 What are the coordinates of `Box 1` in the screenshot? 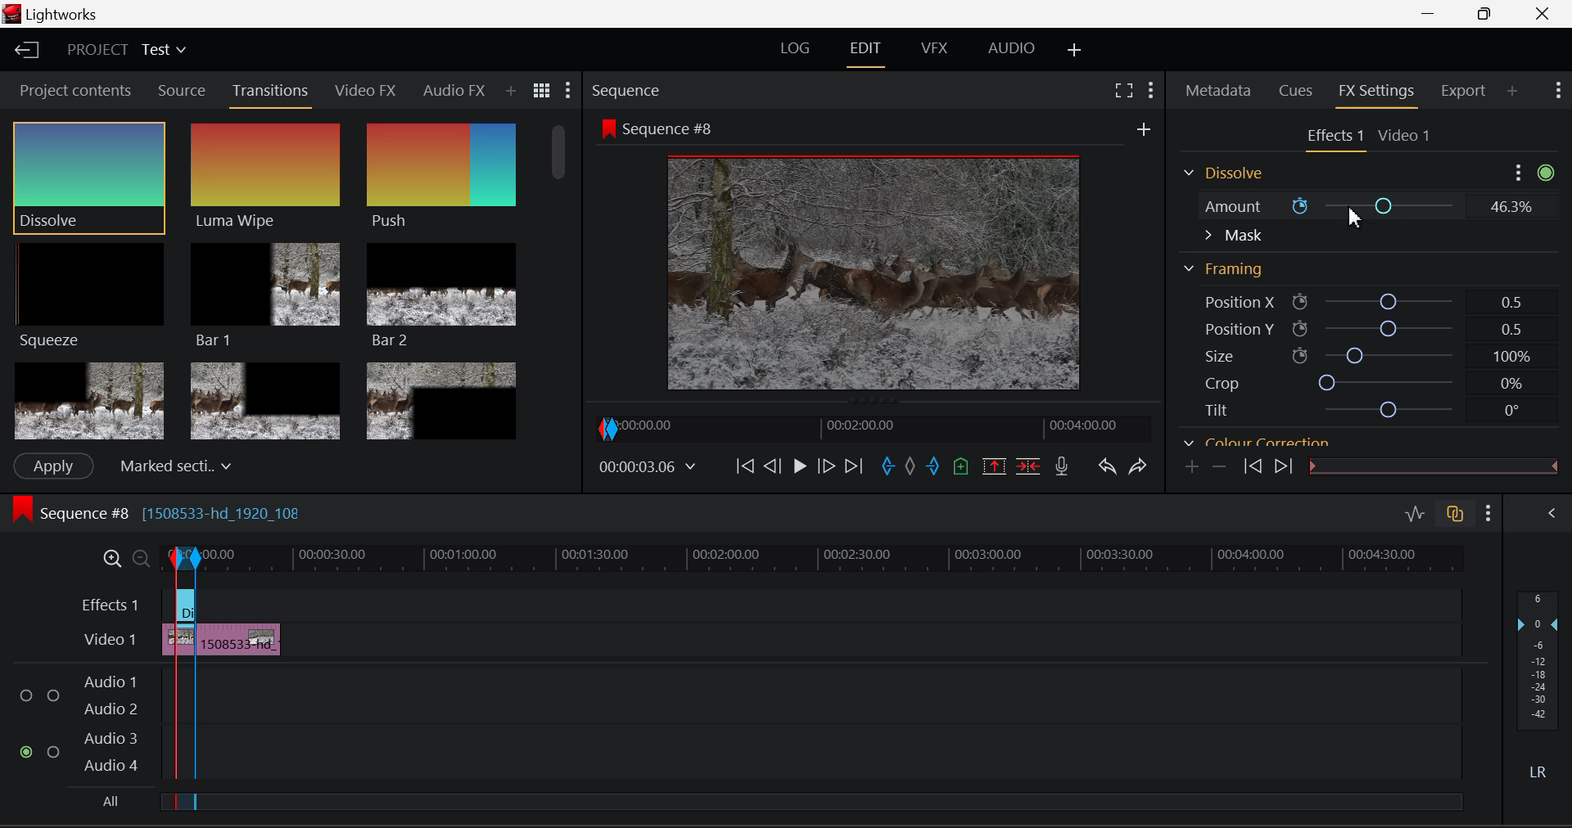 It's located at (88, 402).